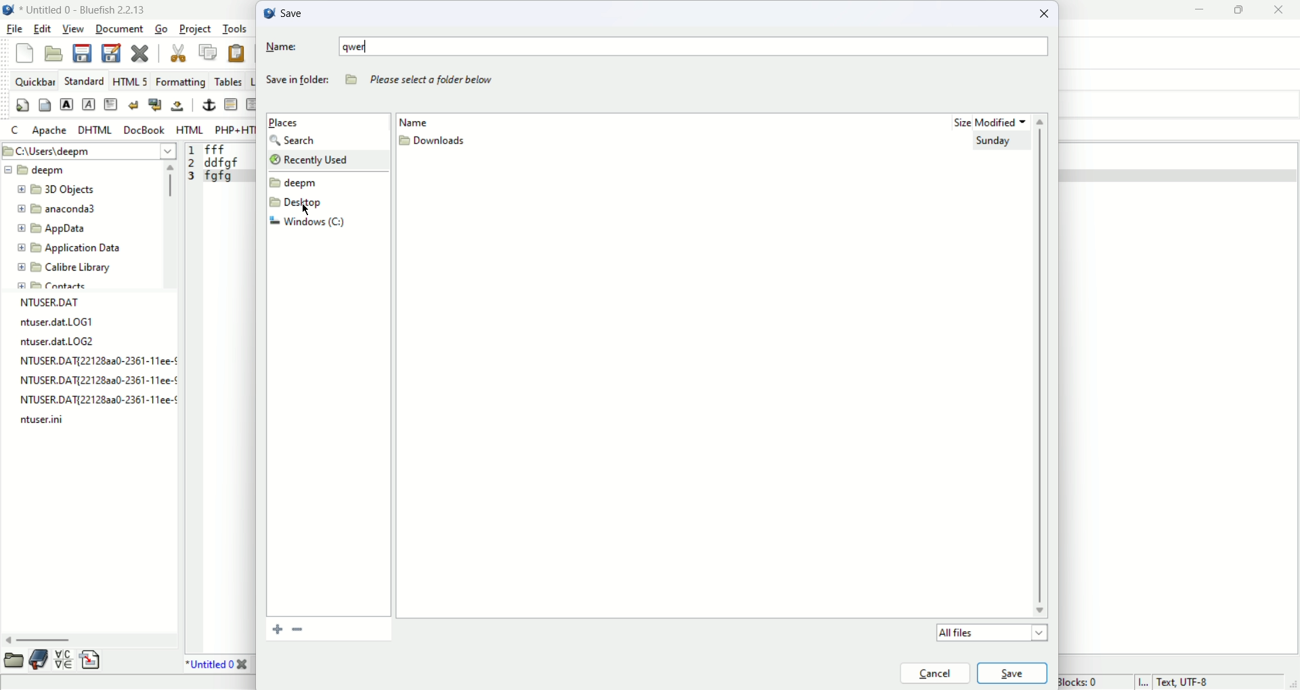 The image size is (1300, 690). What do you see at coordinates (111, 103) in the screenshot?
I see `paragraph` at bounding box center [111, 103].